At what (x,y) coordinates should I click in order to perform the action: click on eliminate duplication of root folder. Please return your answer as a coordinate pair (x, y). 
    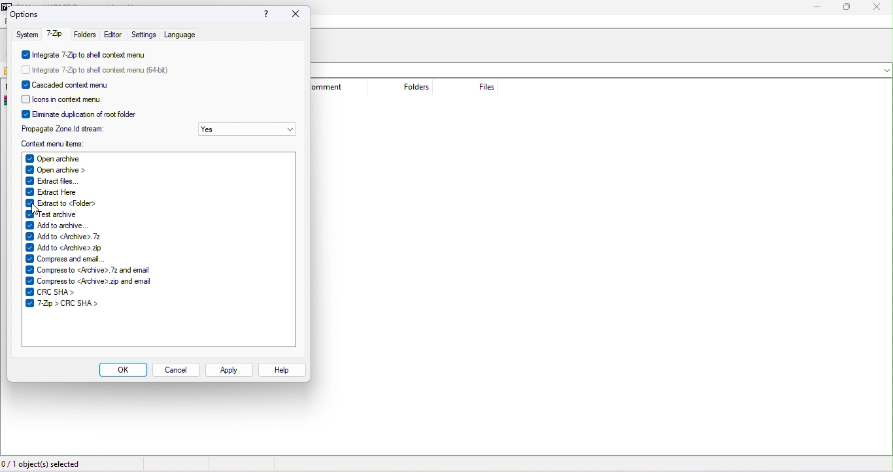
    Looking at the image, I should click on (83, 112).